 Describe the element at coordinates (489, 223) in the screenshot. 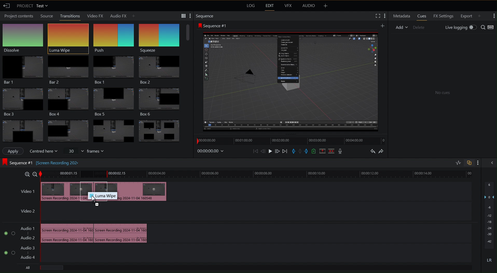

I see `Audio Levels` at that location.